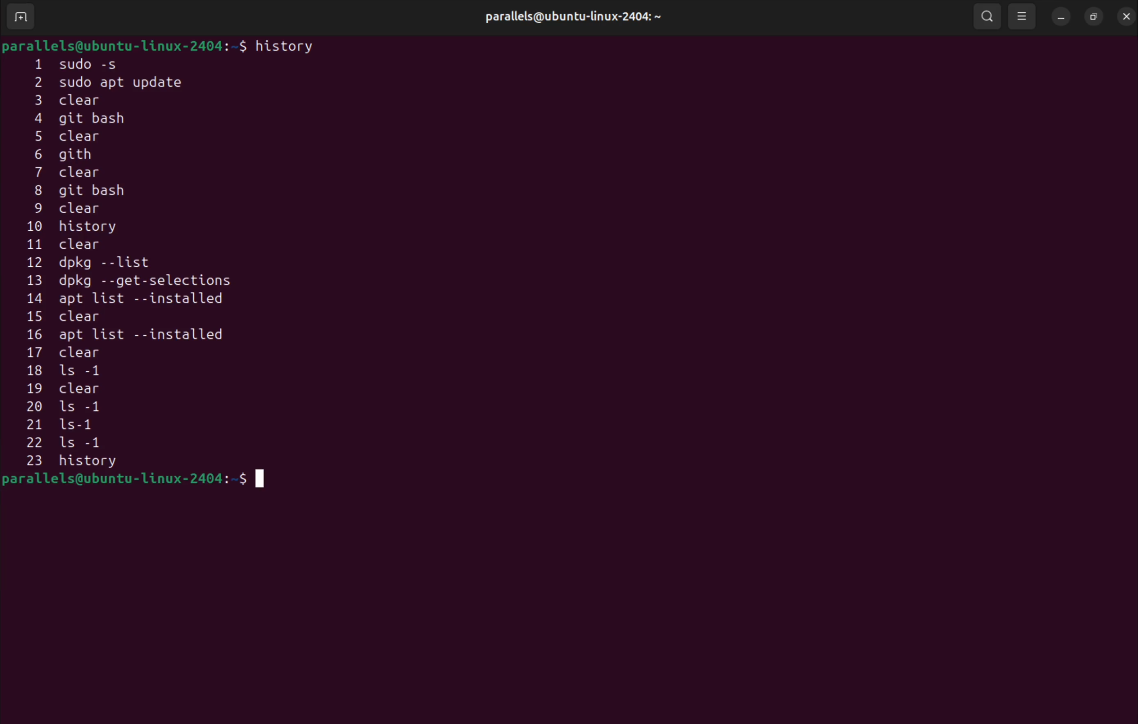 The image size is (1138, 724). Describe the element at coordinates (80, 244) in the screenshot. I see `11 clear` at that location.